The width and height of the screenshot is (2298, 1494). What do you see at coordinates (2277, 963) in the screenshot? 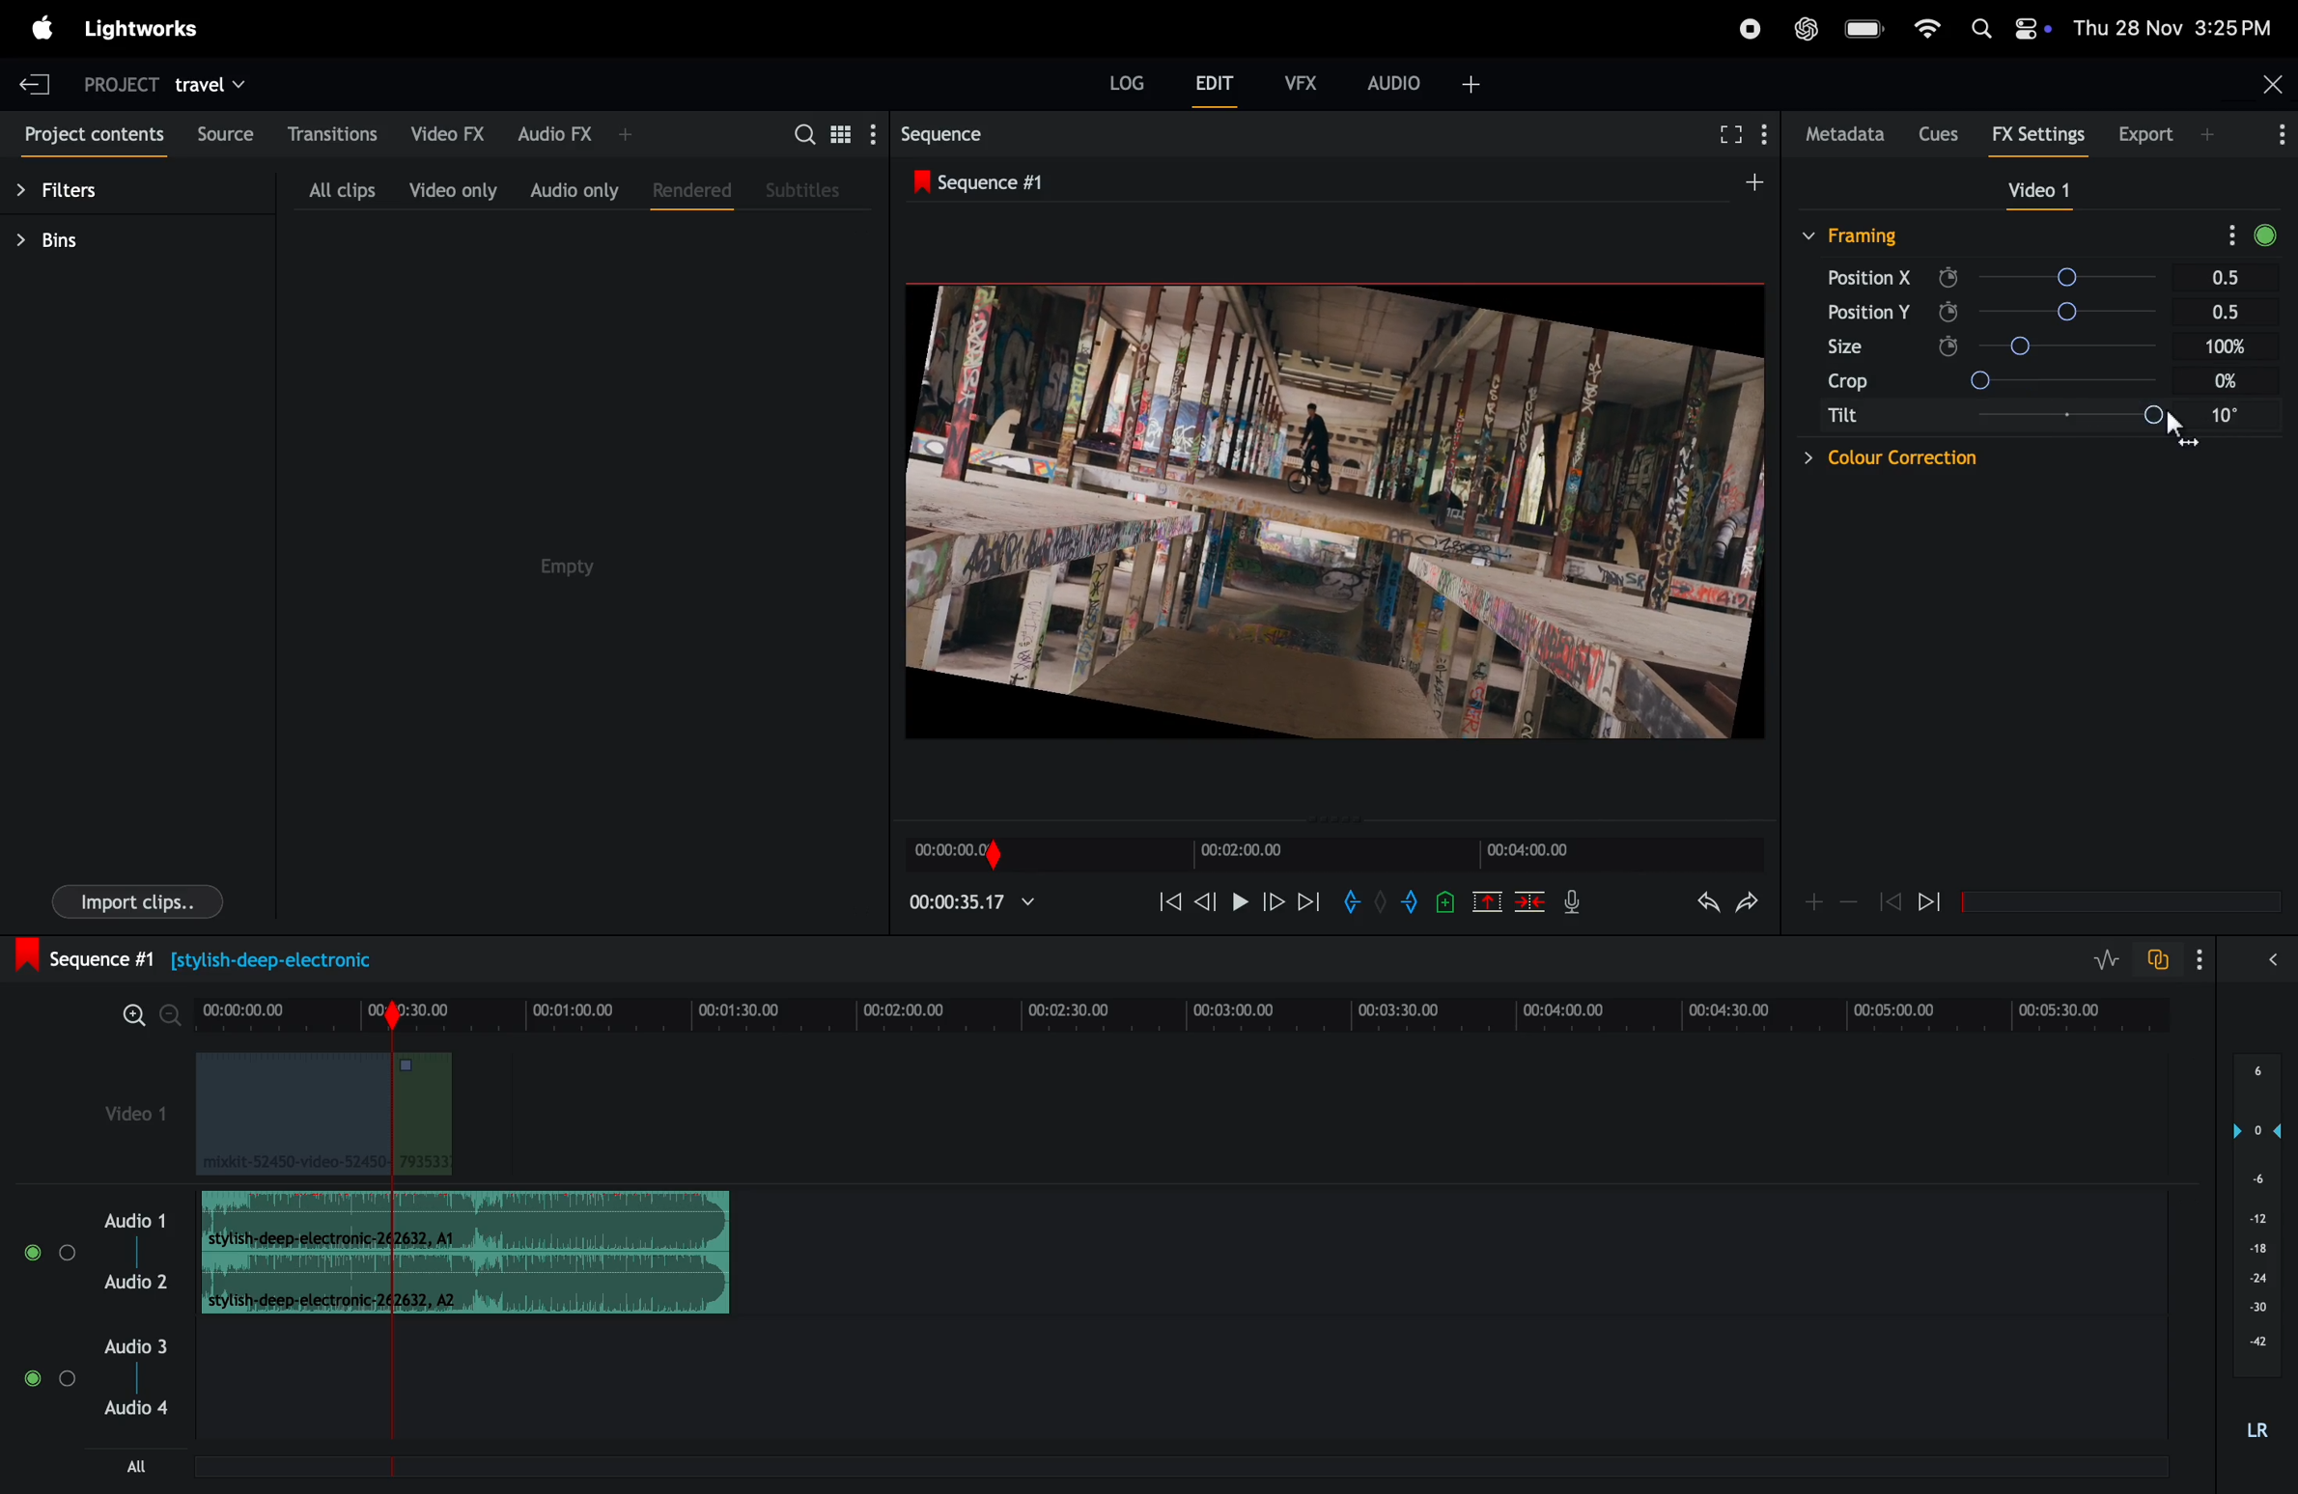
I see `Show/hide full audio mix` at bounding box center [2277, 963].